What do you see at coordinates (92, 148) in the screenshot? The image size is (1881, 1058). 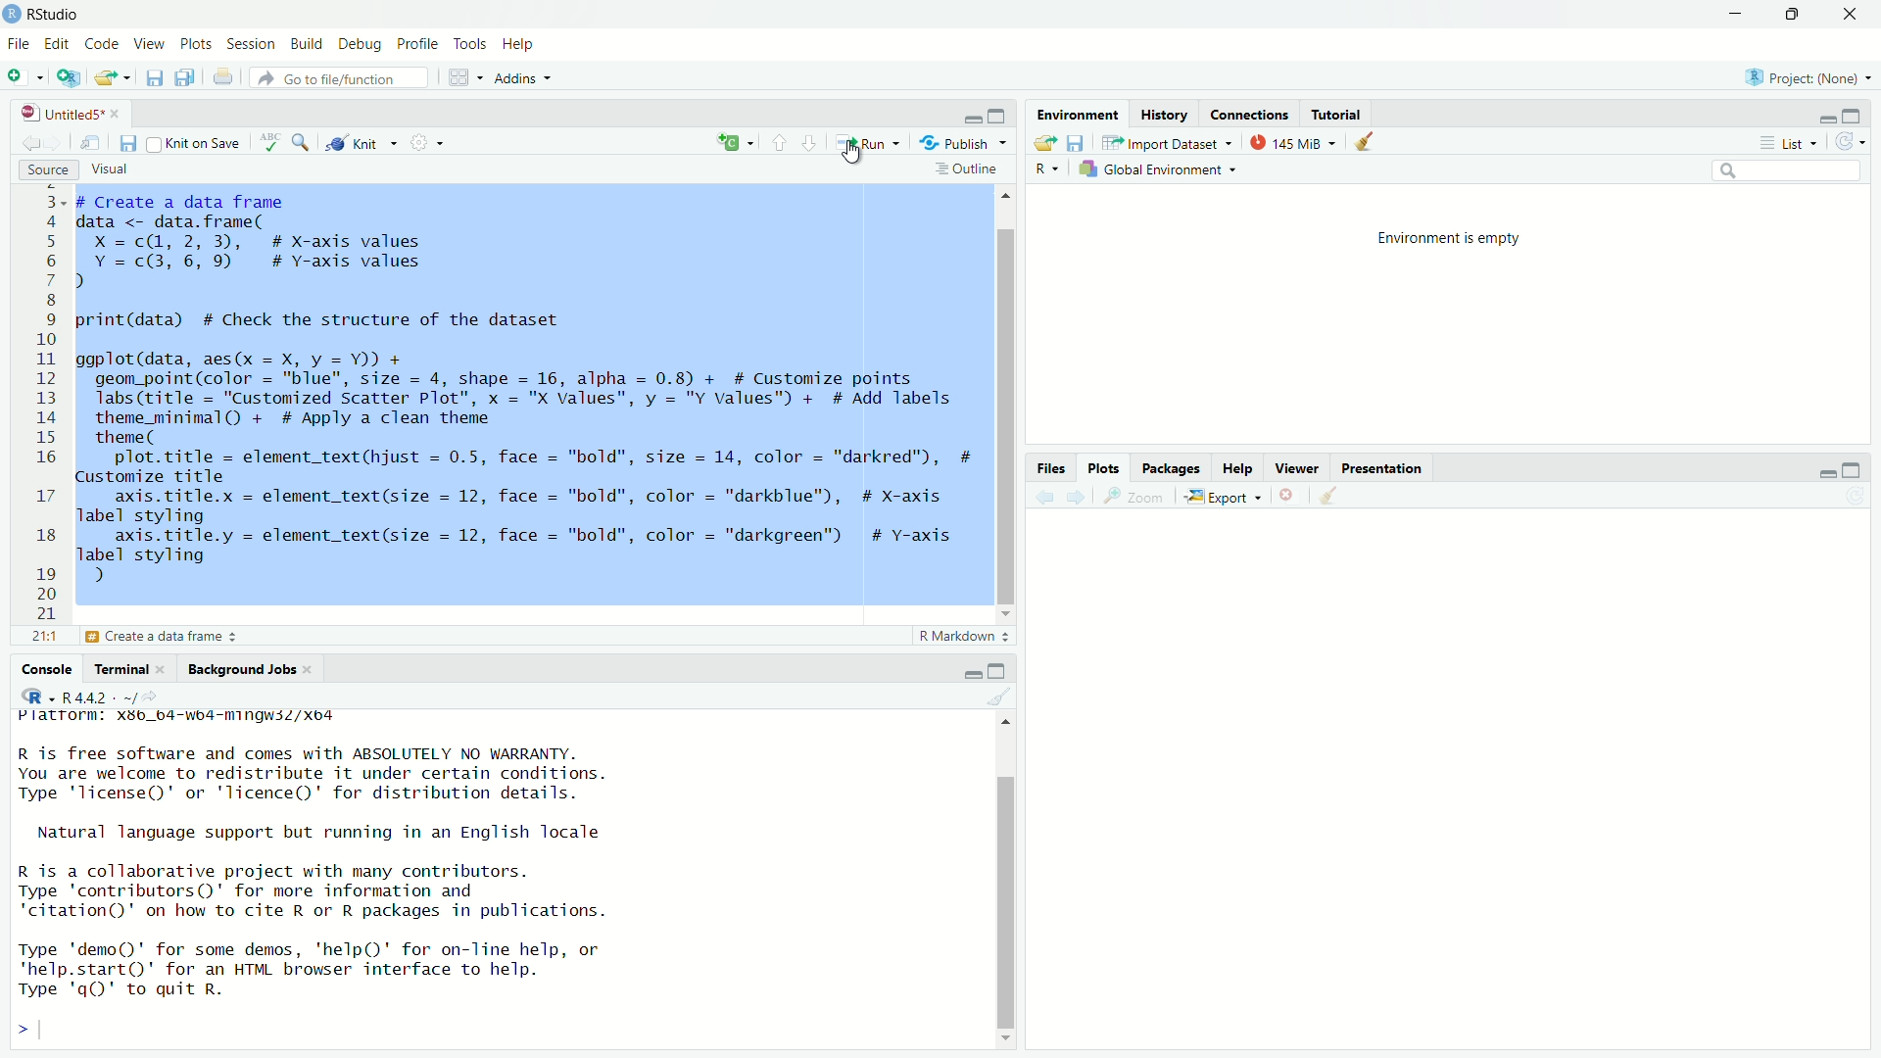 I see `Show in the new window` at bounding box center [92, 148].